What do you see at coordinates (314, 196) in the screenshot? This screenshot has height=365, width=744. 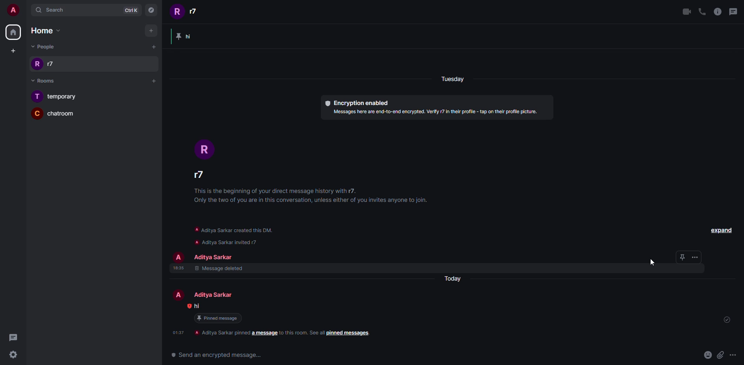 I see `info` at bounding box center [314, 196].